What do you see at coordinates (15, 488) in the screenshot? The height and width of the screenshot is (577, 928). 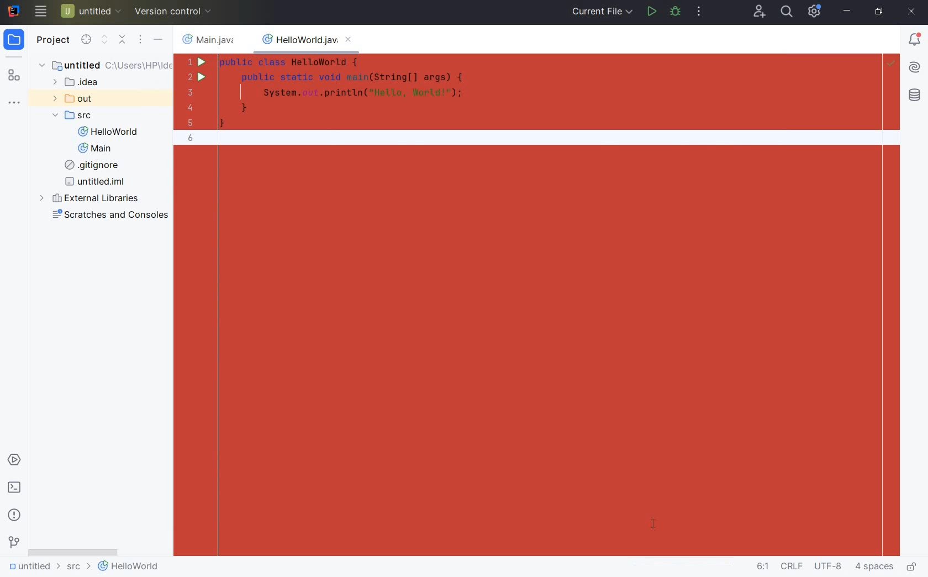 I see `terminal` at bounding box center [15, 488].